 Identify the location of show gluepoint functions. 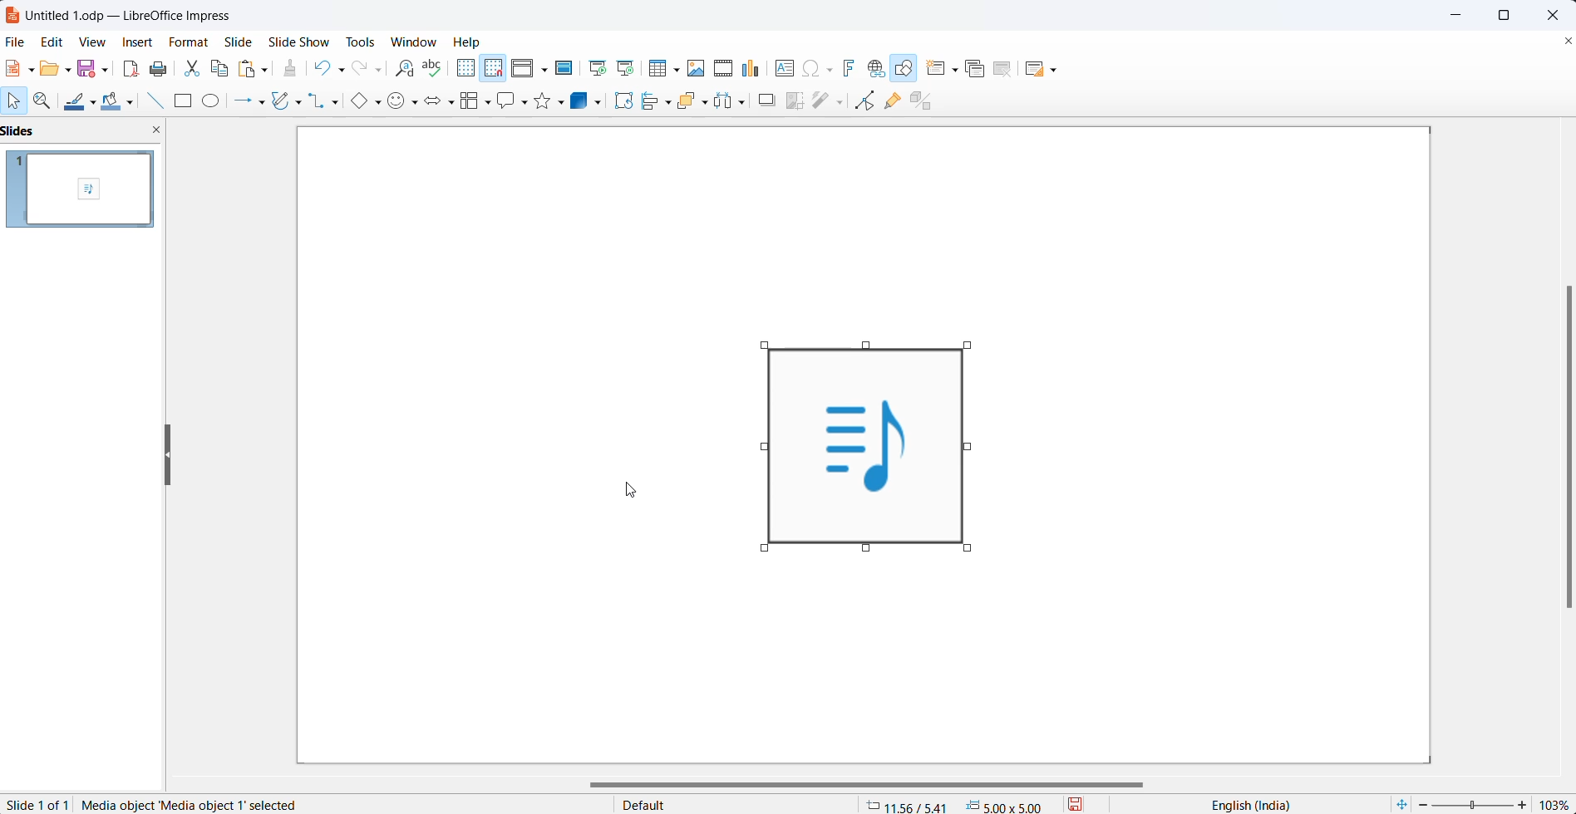
(893, 103).